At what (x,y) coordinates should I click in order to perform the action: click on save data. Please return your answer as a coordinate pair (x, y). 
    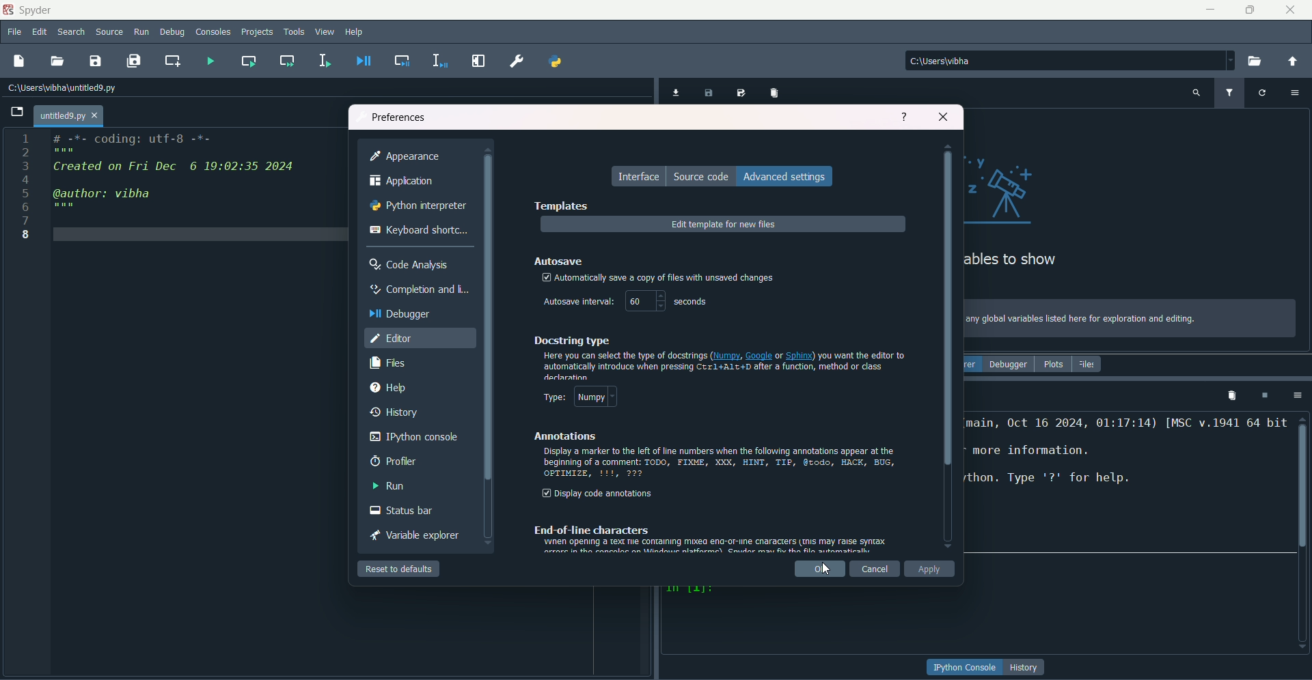
    Looking at the image, I should click on (709, 94).